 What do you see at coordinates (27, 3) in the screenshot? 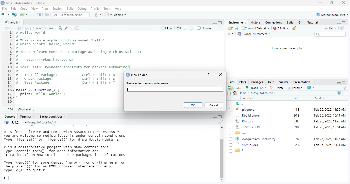
I see `MosquitoAcoustics - RStudio` at bounding box center [27, 3].